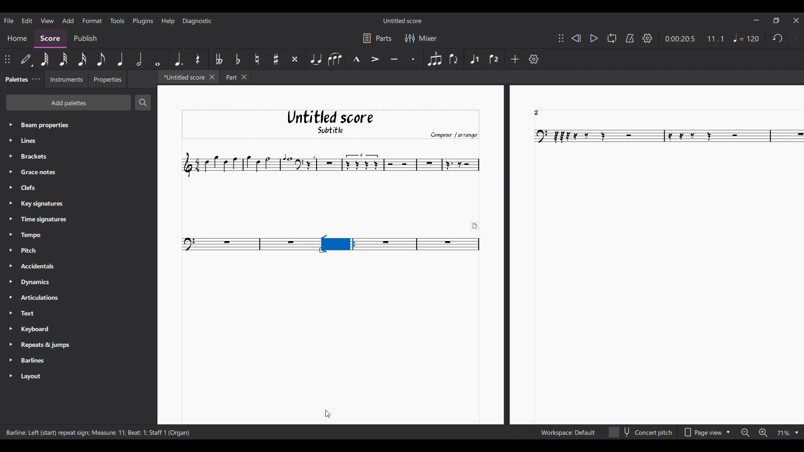 The width and height of the screenshot is (804, 452). Describe the element at coordinates (10, 251) in the screenshot. I see `Expand` at that location.